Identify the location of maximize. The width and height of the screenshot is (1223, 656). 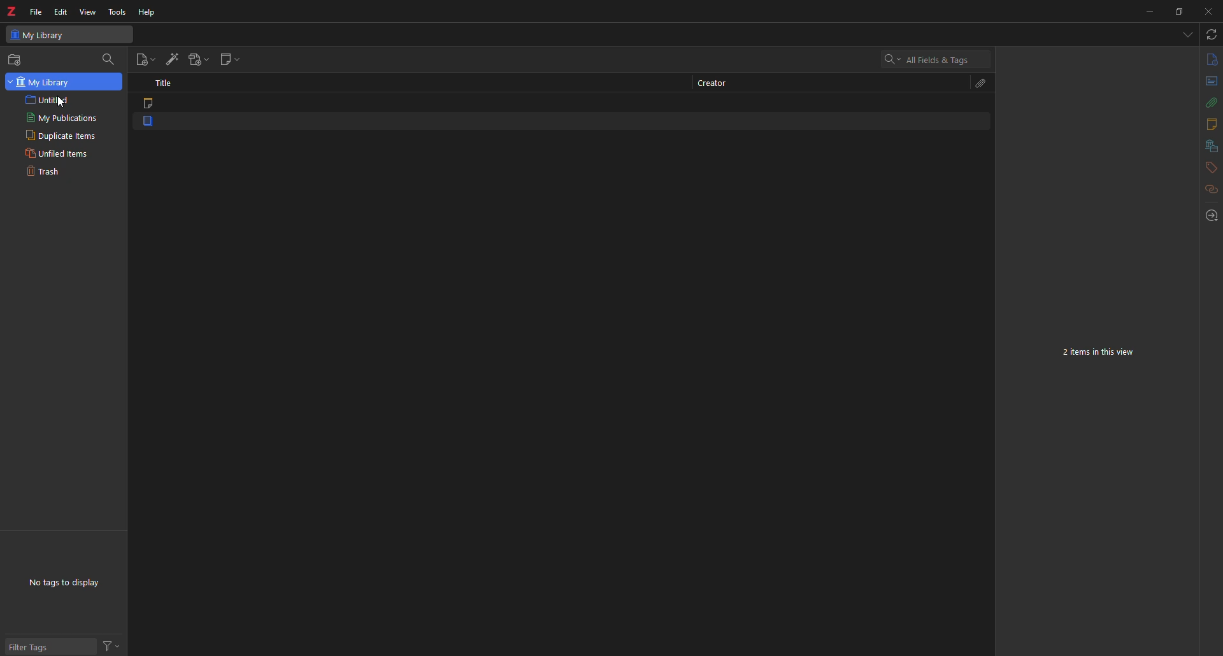
(1181, 11).